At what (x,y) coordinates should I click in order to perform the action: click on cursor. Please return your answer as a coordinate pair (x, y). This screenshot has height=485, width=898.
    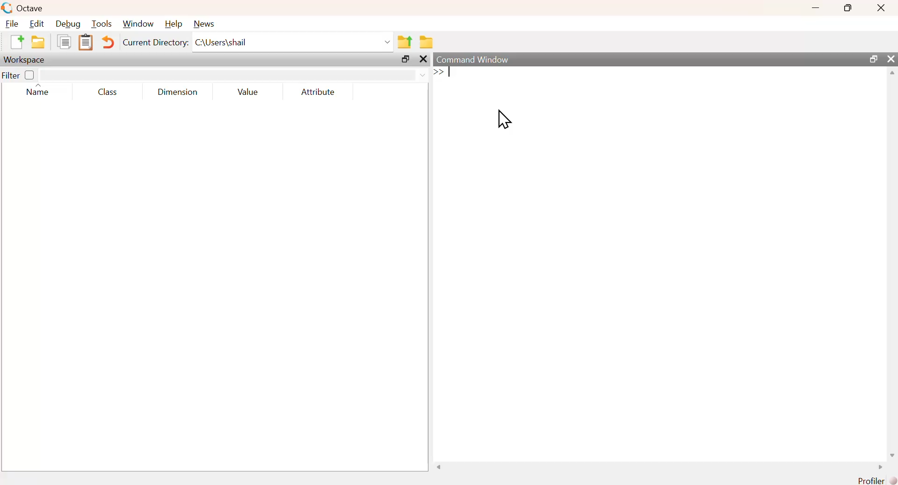
    Looking at the image, I should click on (504, 121).